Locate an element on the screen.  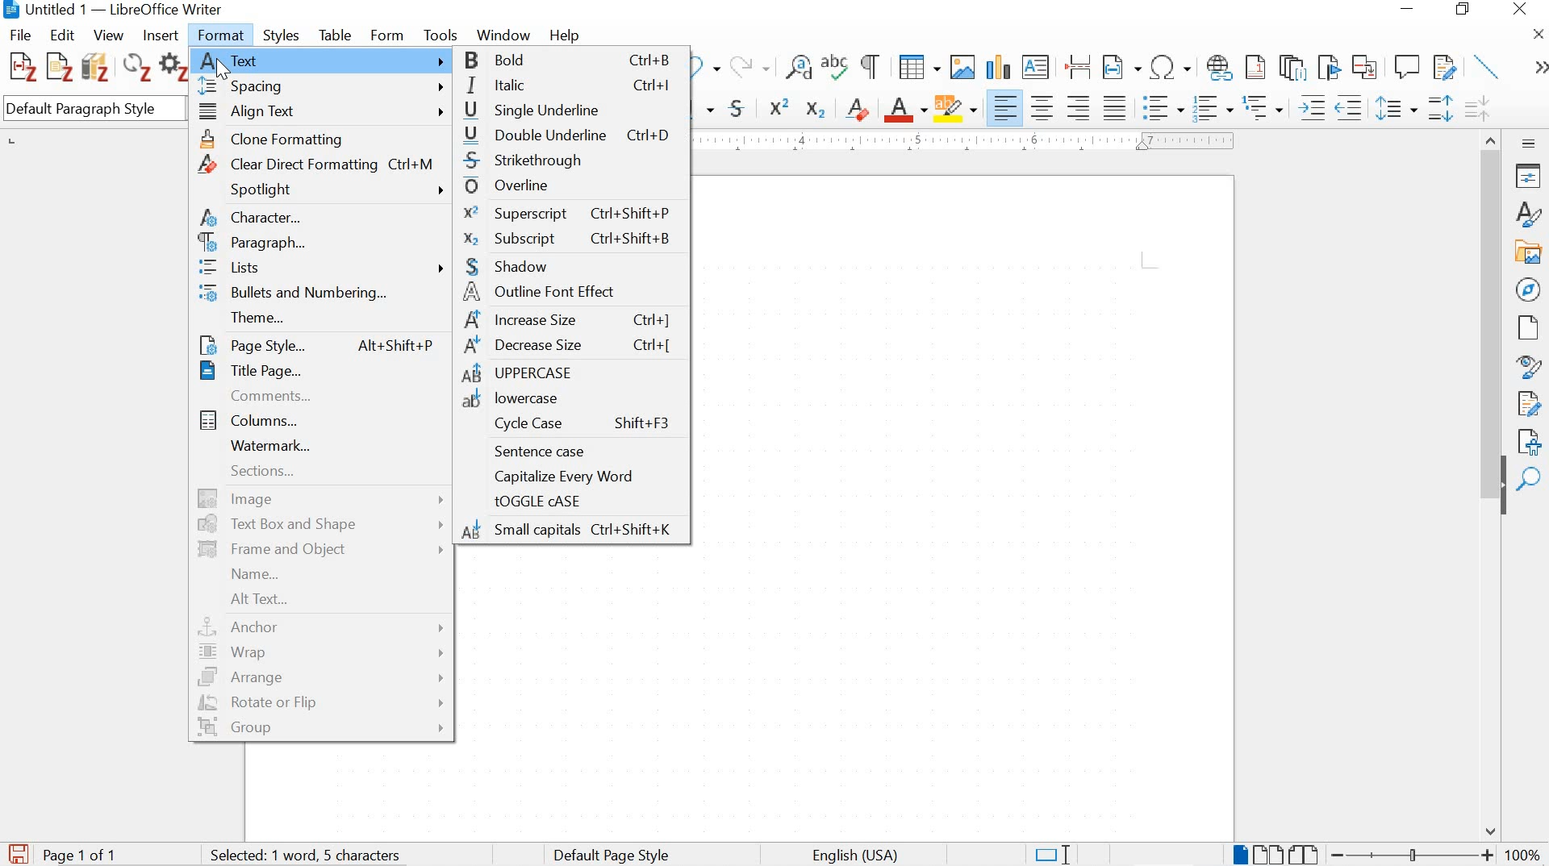
hide sidebar is located at coordinates (1502, 494).